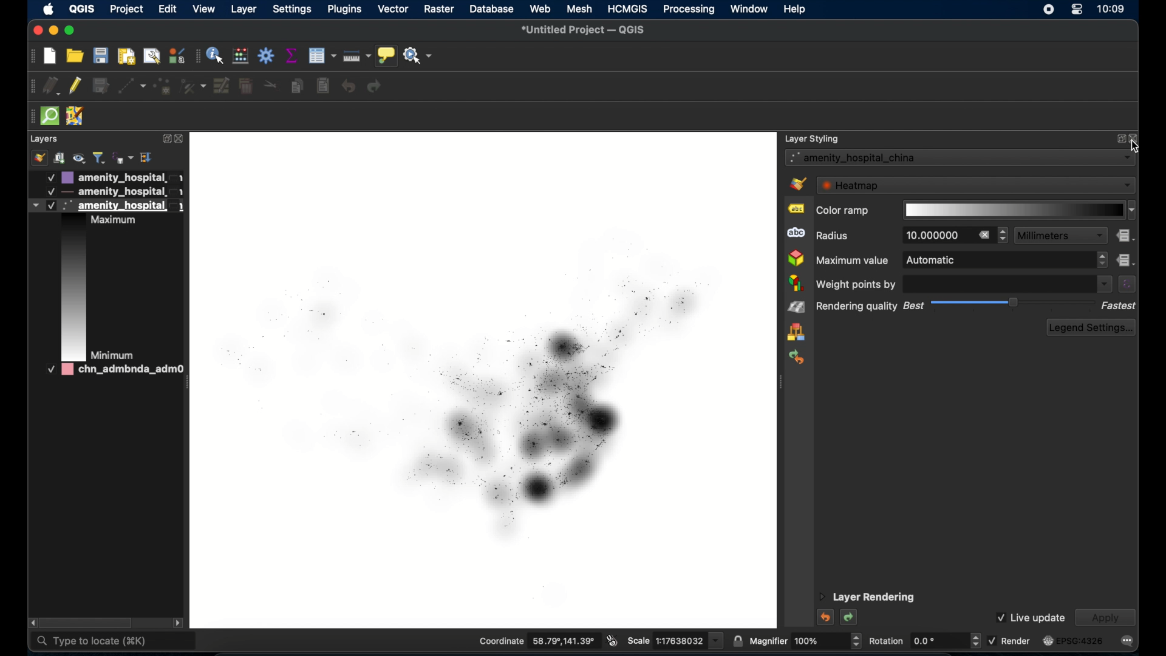 The width and height of the screenshot is (1166, 656). I want to click on measure line, so click(357, 55).